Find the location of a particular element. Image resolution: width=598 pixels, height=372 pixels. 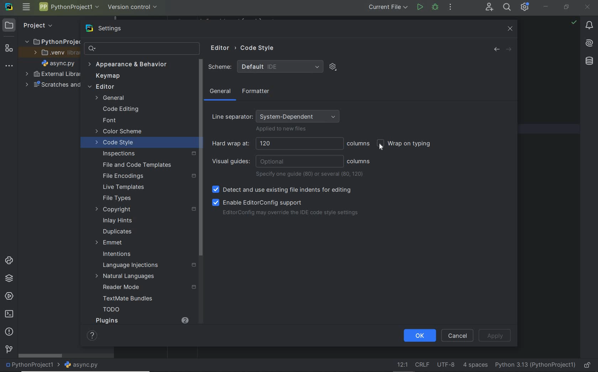

version control is located at coordinates (133, 7).